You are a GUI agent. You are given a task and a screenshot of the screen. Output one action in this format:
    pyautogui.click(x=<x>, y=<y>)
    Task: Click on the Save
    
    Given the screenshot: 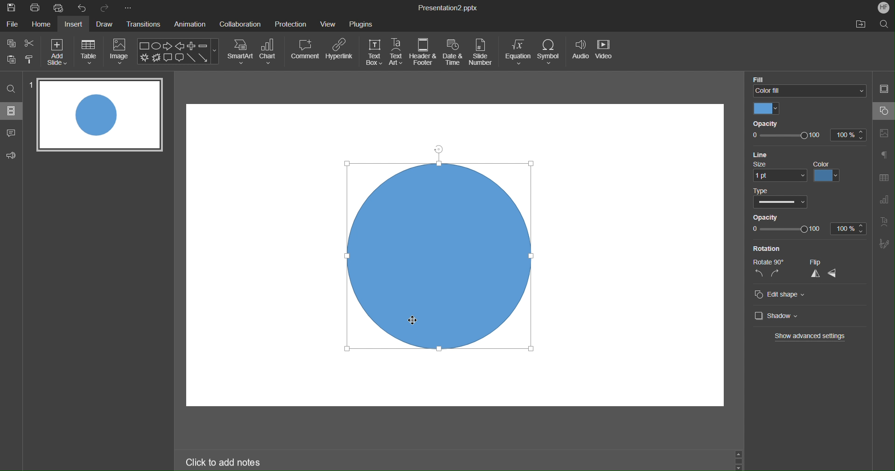 What is the action you would take?
    pyautogui.click(x=11, y=8)
    